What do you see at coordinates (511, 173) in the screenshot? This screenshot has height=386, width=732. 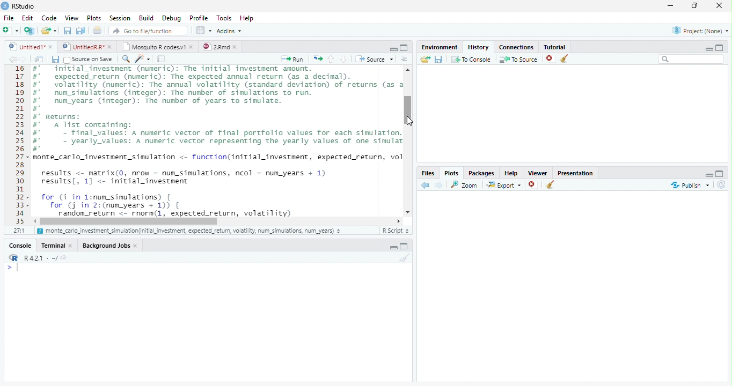 I see `Help` at bounding box center [511, 173].